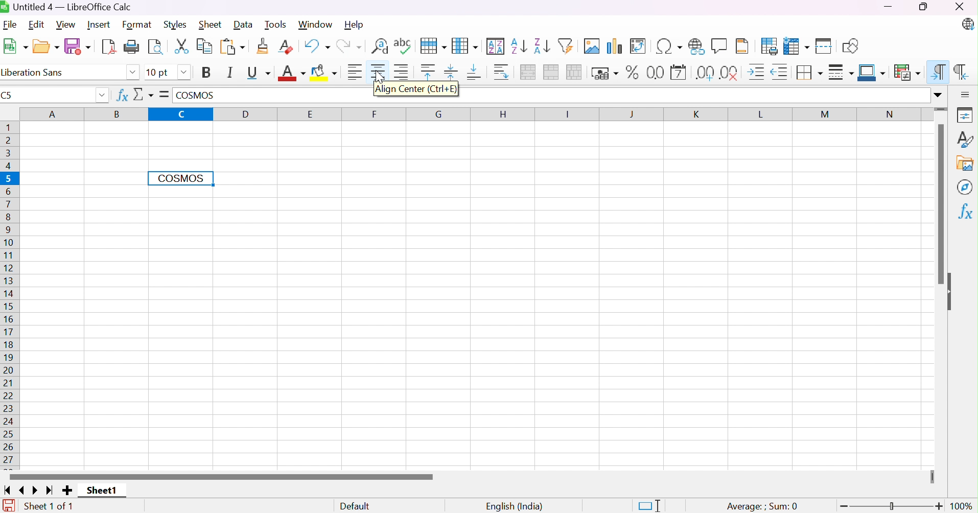 Image resolution: width=978 pixels, height=513 pixels. Describe the element at coordinates (551, 73) in the screenshot. I see `Merge Cells` at that location.